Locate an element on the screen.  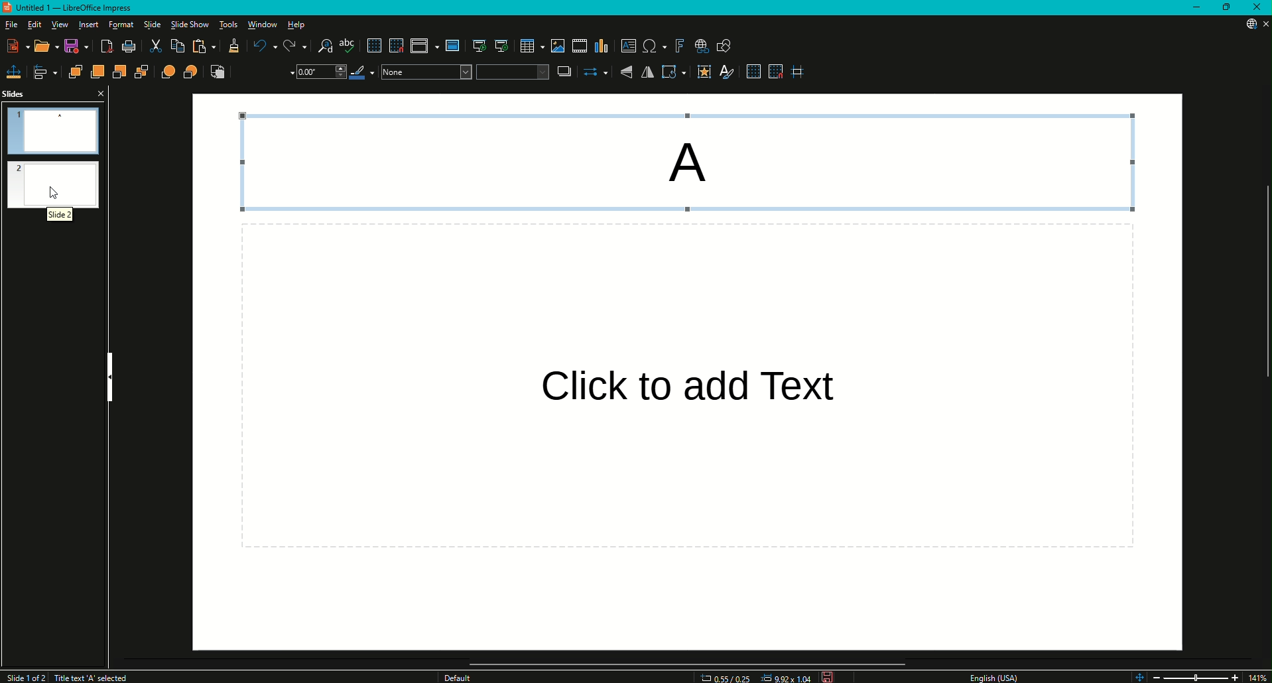
Insert Special Characters is located at coordinates (651, 45).